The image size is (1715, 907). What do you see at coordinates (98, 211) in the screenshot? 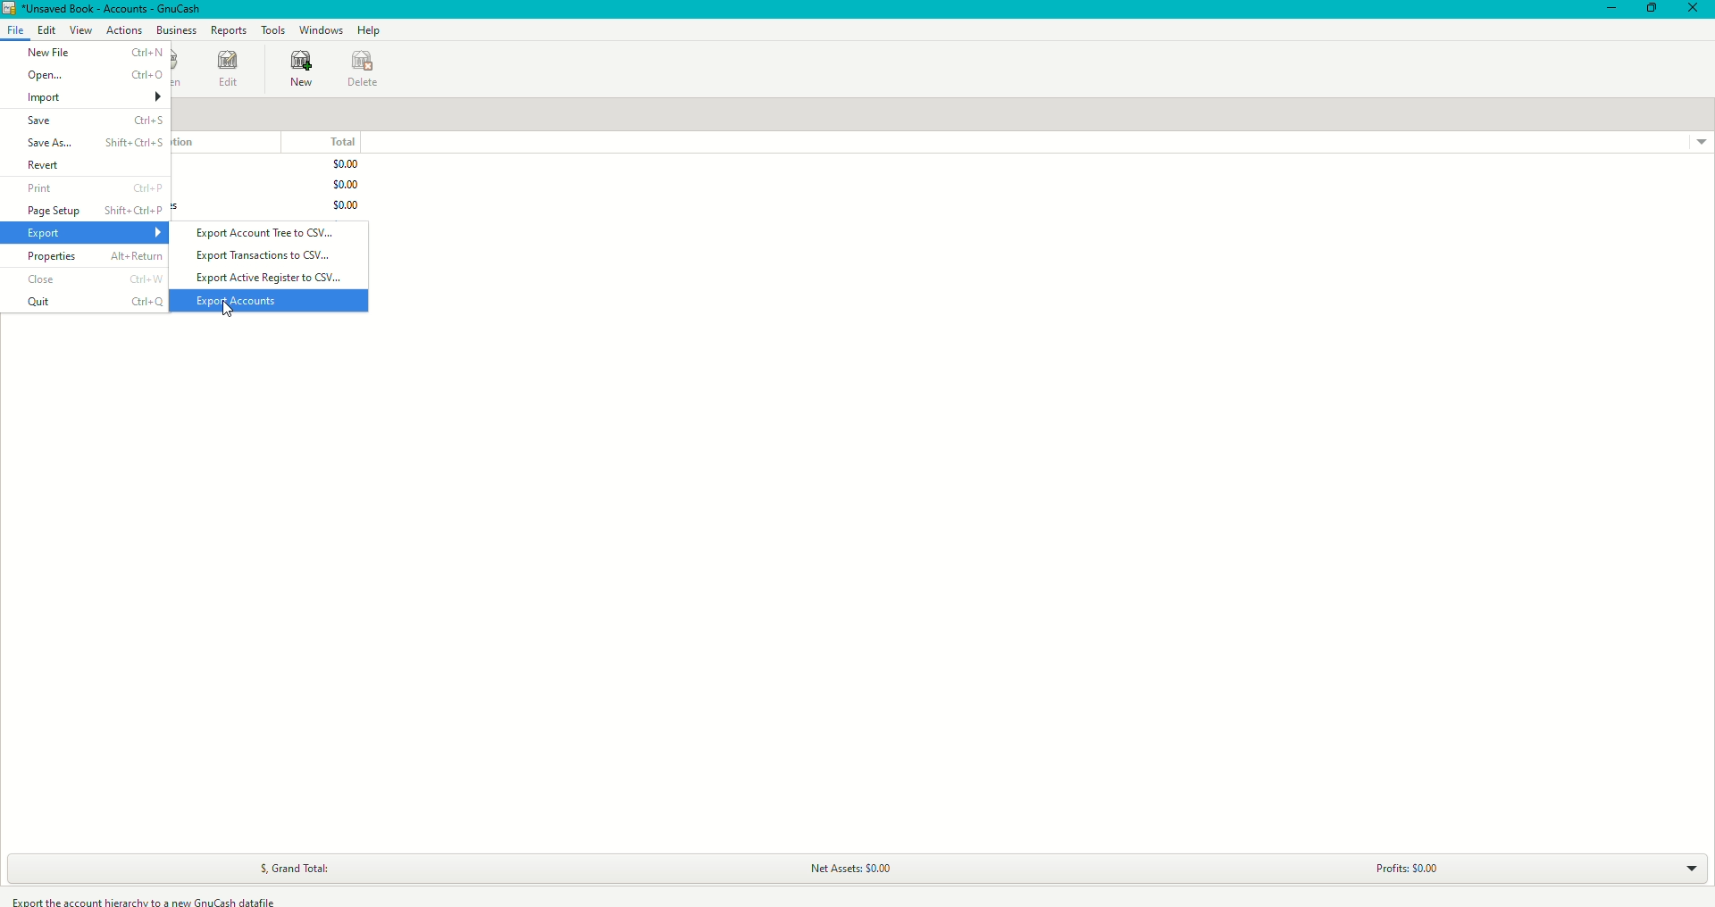
I see `Page Setup` at bounding box center [98, 211].